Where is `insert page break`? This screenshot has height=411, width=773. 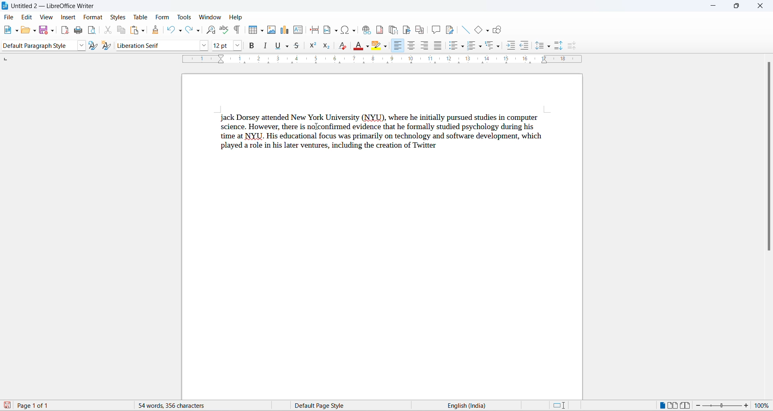
insert page break is located at coordinates (314, 29).